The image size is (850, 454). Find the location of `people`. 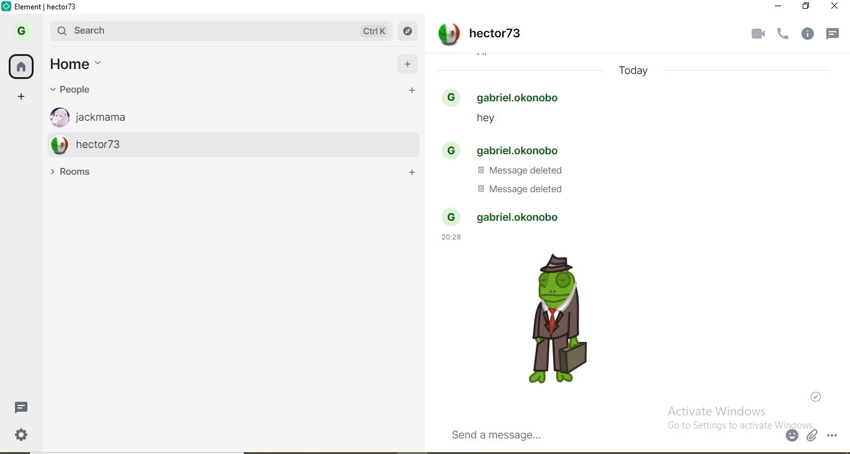

people is located at coordinates (512, 96).